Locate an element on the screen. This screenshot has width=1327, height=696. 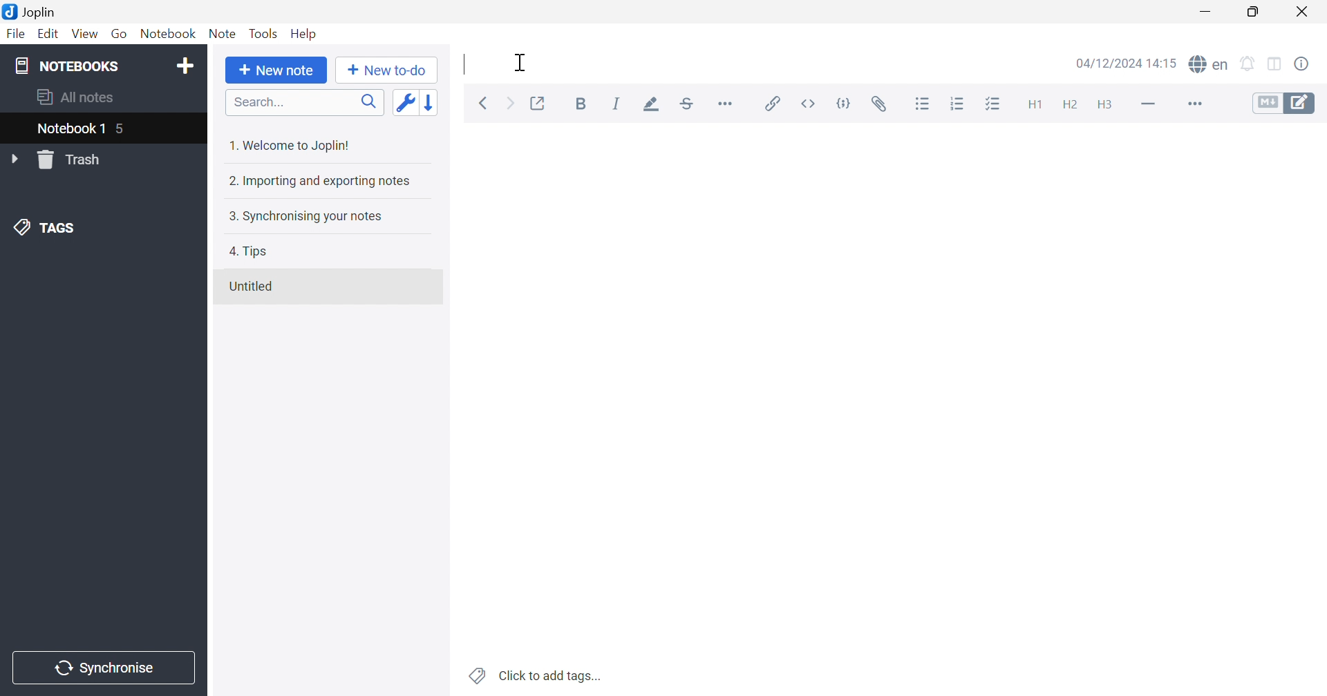
Back is located at coordinates (483, 104).